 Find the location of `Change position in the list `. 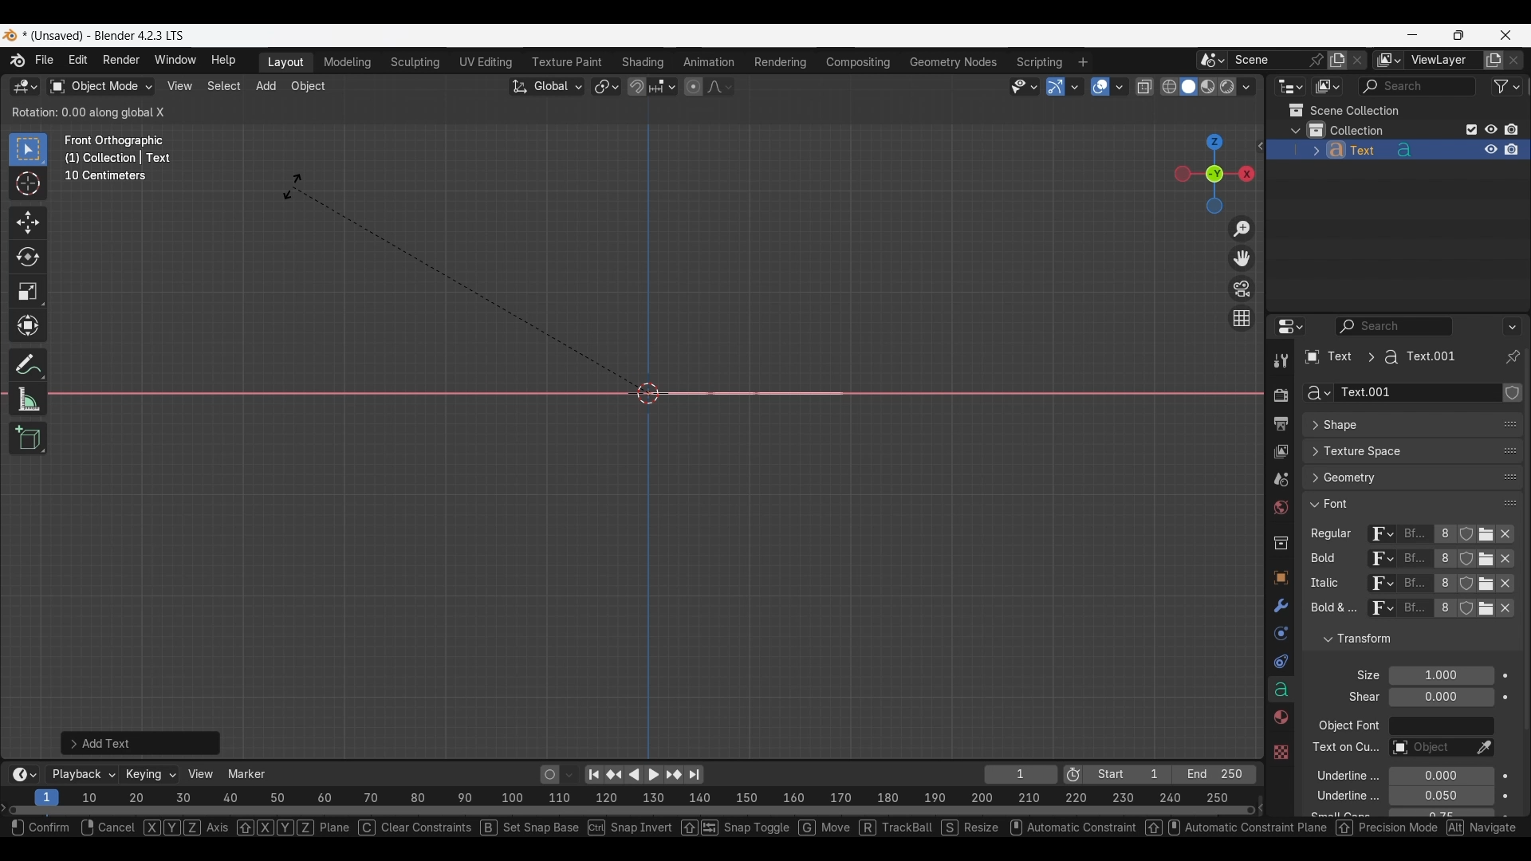

Change position in the list  is located at coordinates (1510, 500).